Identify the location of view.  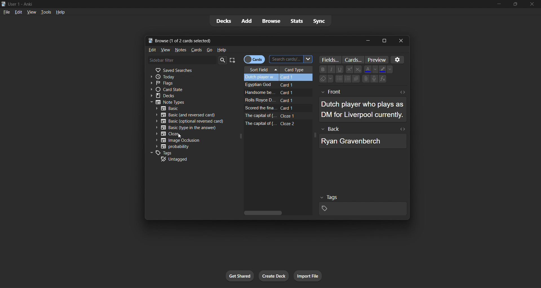
(165, 50).